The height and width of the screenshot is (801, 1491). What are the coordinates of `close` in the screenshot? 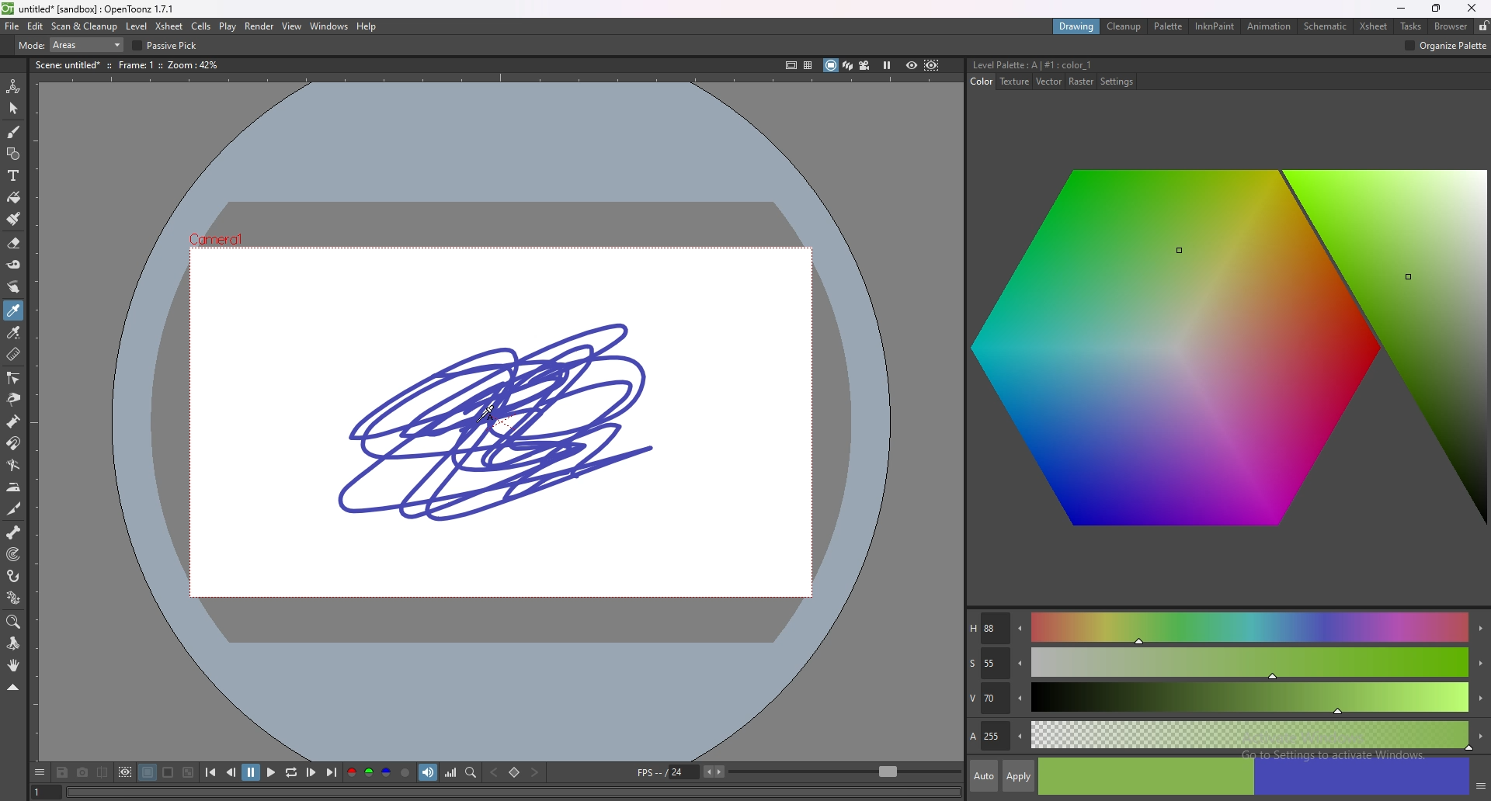 It's located at (1471, 9).